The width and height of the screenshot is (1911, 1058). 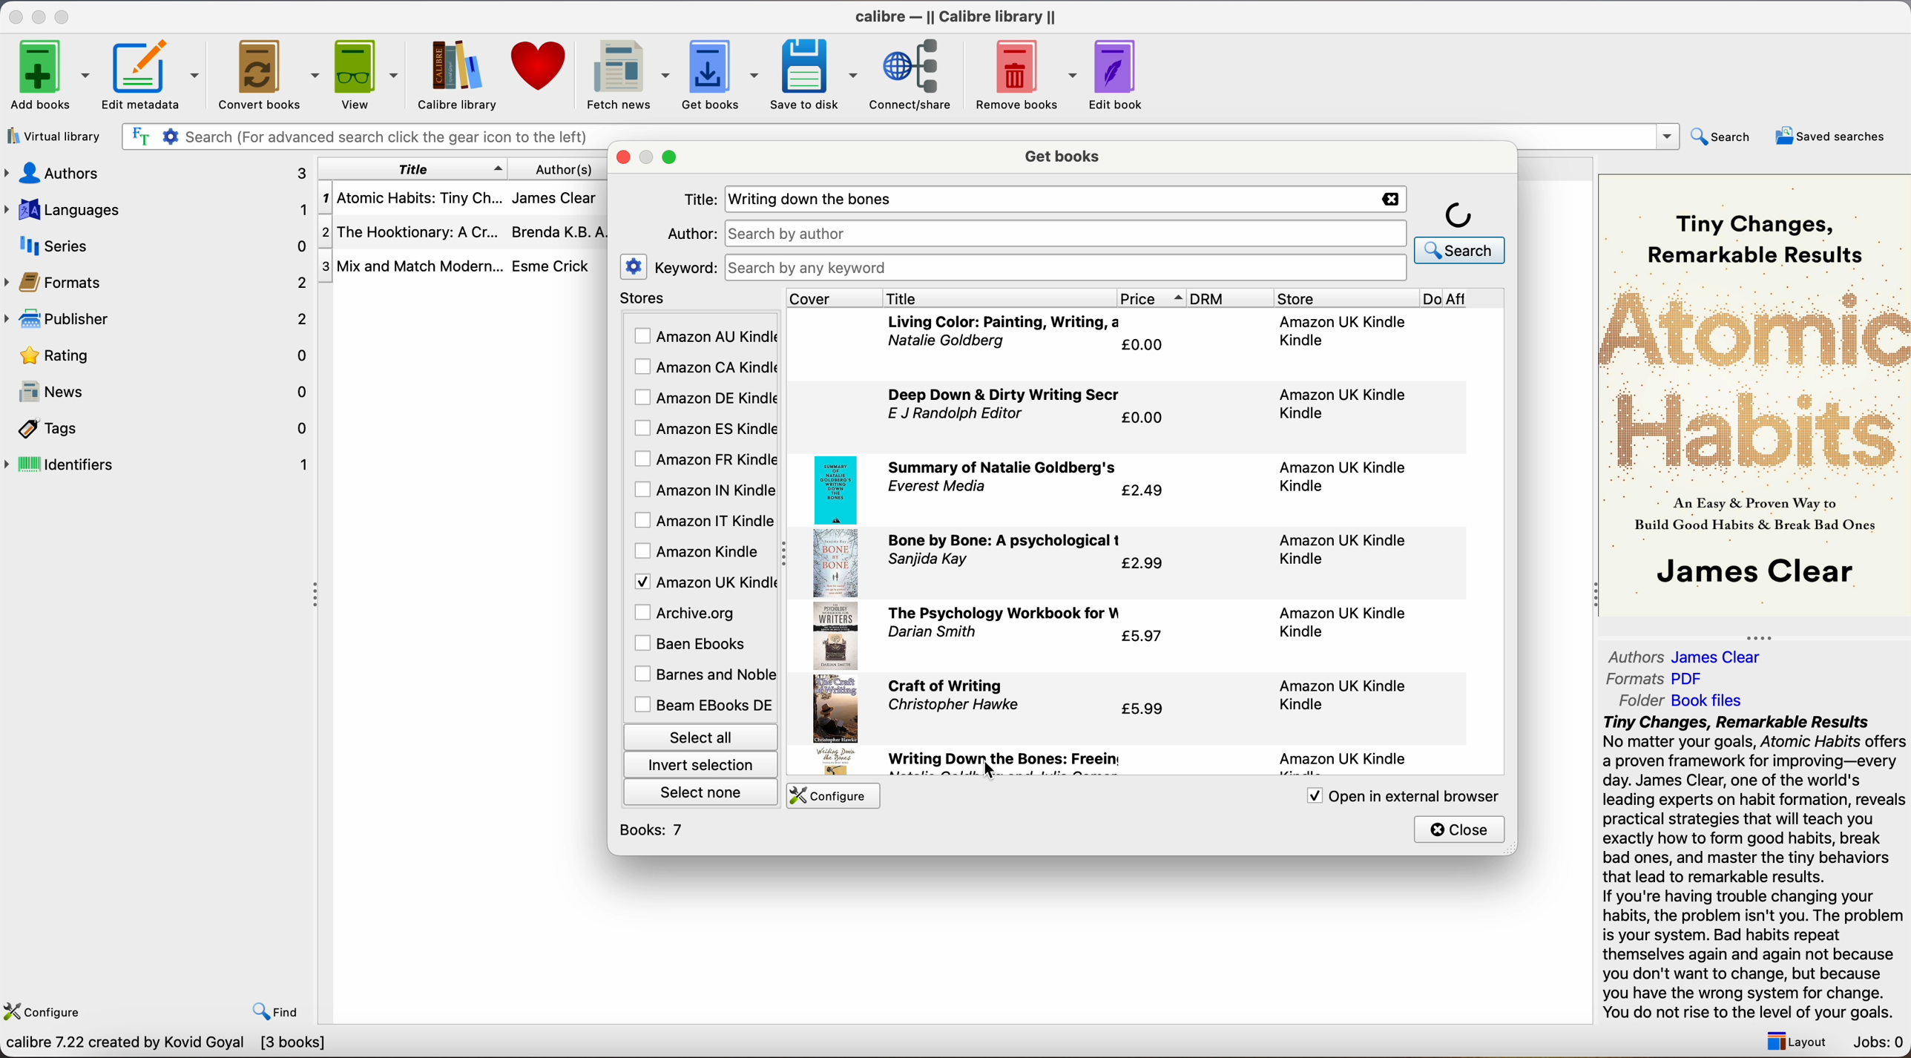 What do you see at coordinates (14, 16) in the screenshot?
I see `close` at bounding box center [14, 16].